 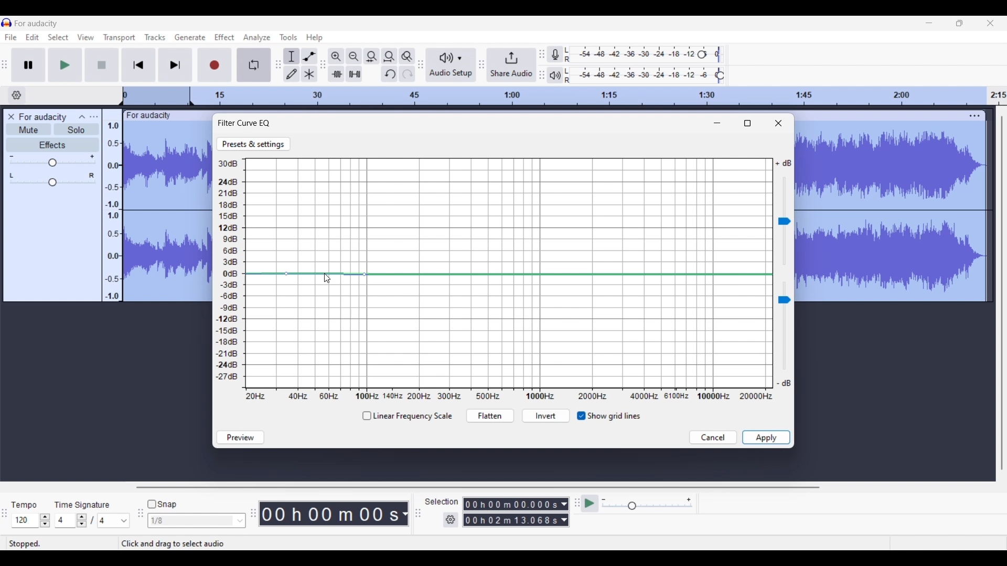 I want to click on Playback meter, so click(x=555, y=75).